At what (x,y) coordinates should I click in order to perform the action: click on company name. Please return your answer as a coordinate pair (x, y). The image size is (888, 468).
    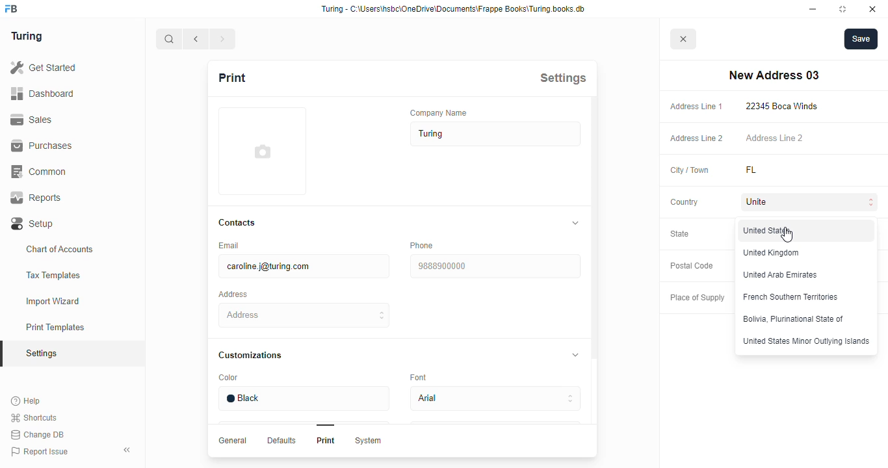
    Looking at the image, I should click on (439, 112).